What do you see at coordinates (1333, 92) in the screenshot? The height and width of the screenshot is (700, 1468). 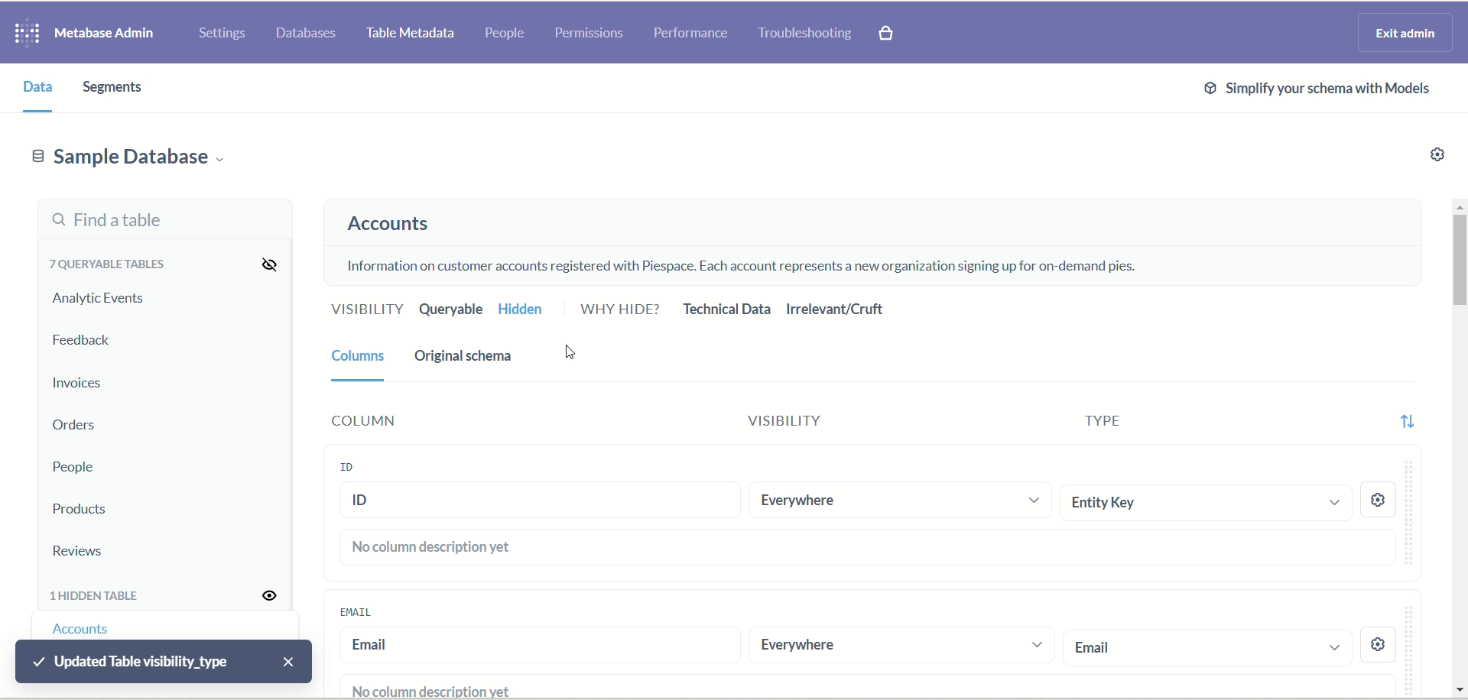 I see `simplify your schema with models` at bounding box center [1333, 92].